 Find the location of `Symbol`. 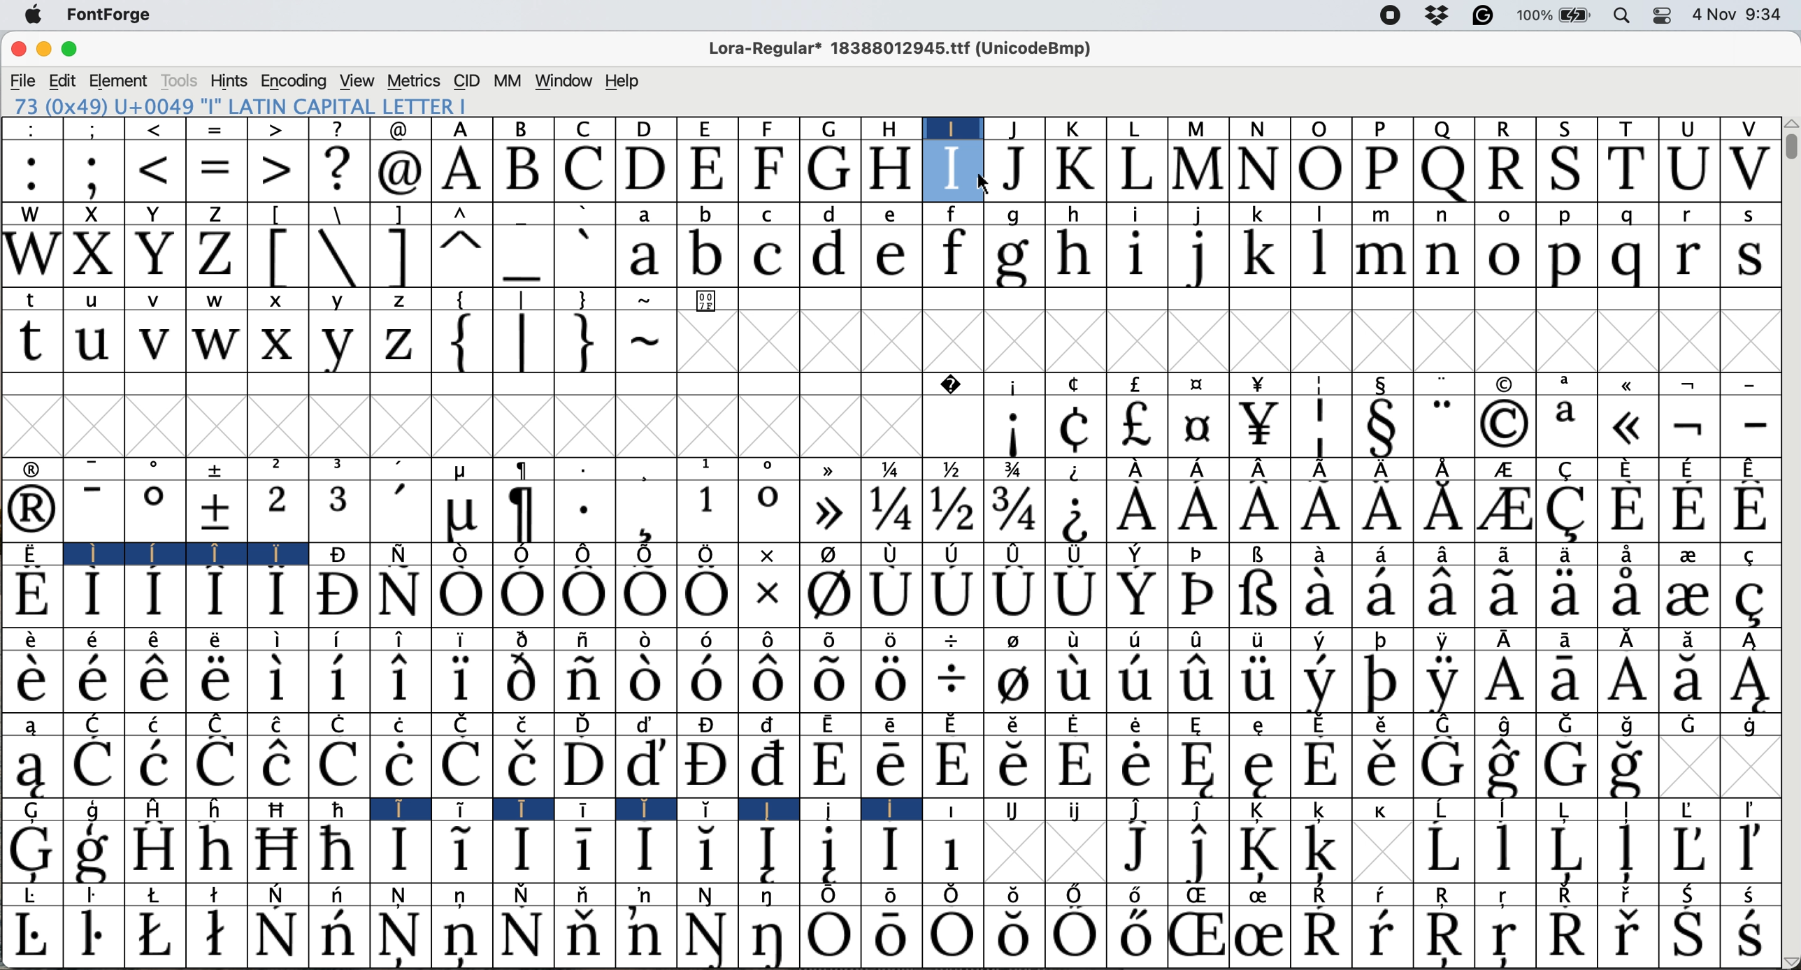

Symbol is located at coordinates (1691, 639).